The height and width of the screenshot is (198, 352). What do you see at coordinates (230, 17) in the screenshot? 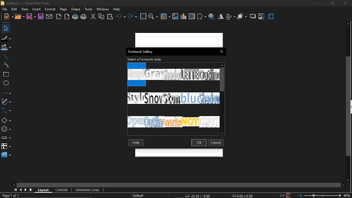
I see `align` at bounding box center [230, 17].